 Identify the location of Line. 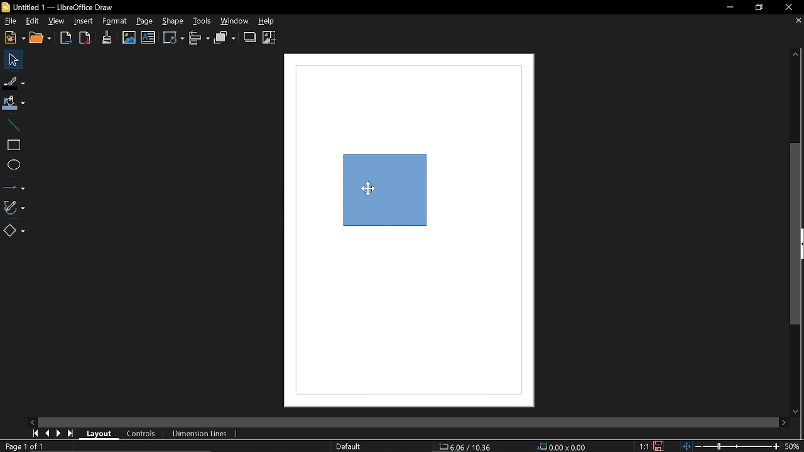
(14, 122).